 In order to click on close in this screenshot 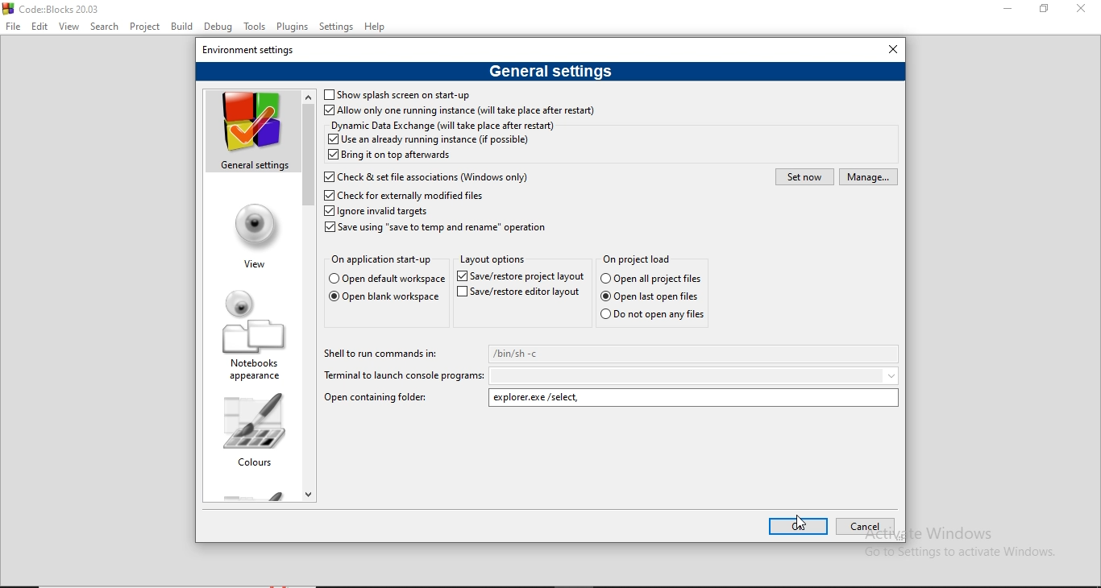, I will do `click(892, 48)`.